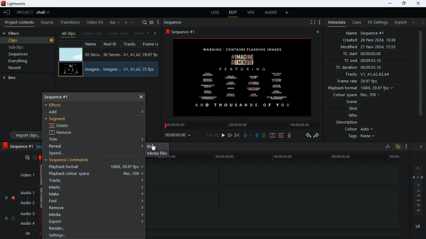 This screenshot has height=239, width=426. Describe the element at coordinates (131, 44) in the screenshot. I see `tracks` at that location.